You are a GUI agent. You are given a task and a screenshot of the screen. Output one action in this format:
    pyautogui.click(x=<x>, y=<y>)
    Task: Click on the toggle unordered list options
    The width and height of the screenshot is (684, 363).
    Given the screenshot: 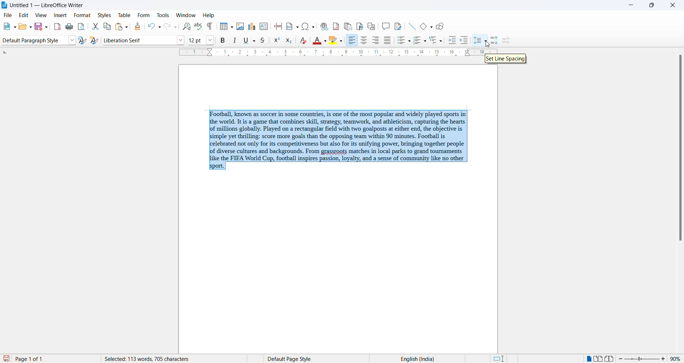 What is the action you would take?
    pyautogui.click(x=409, y=42)
    